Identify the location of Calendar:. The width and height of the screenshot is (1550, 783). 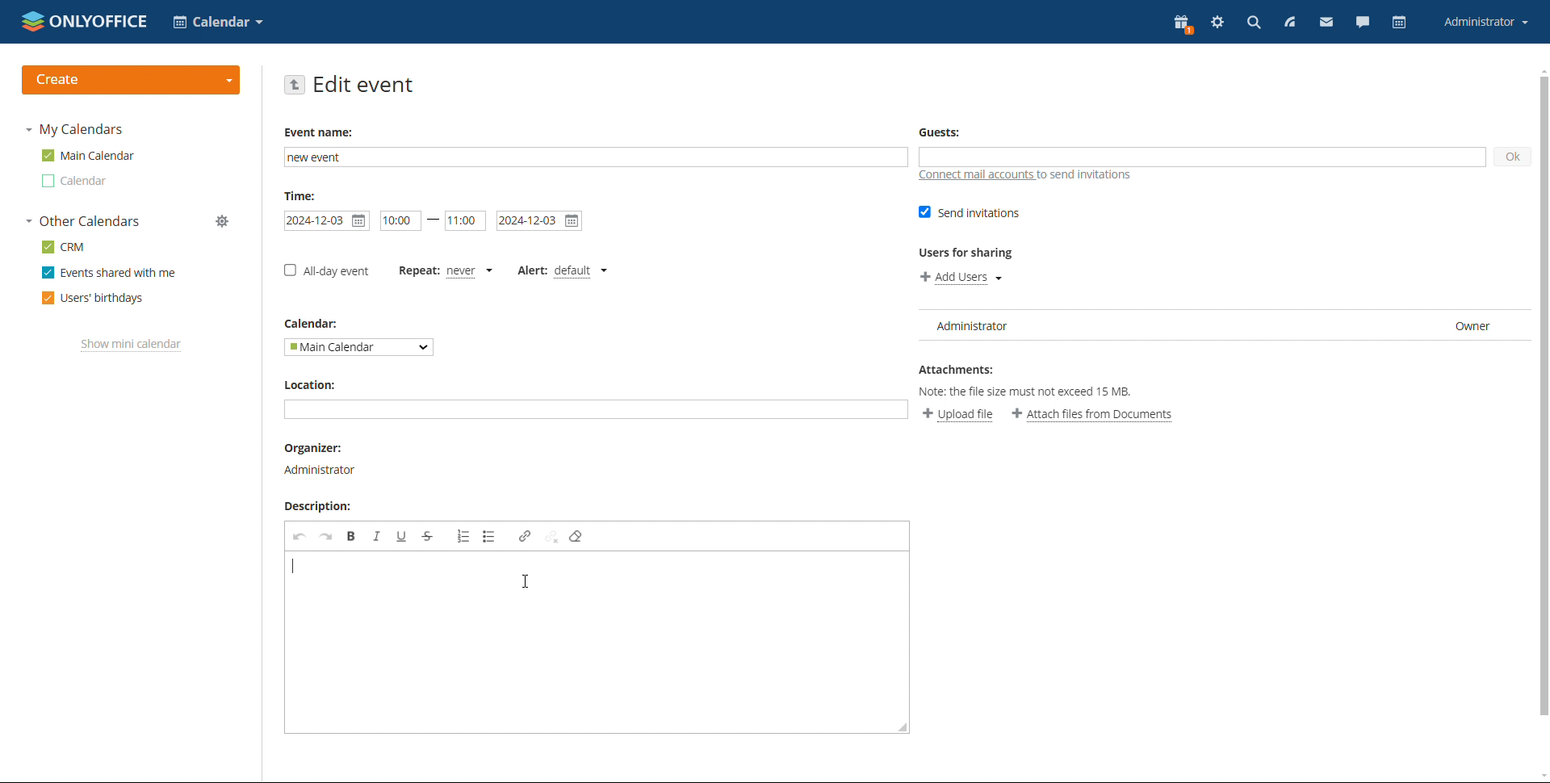
(312, 323).